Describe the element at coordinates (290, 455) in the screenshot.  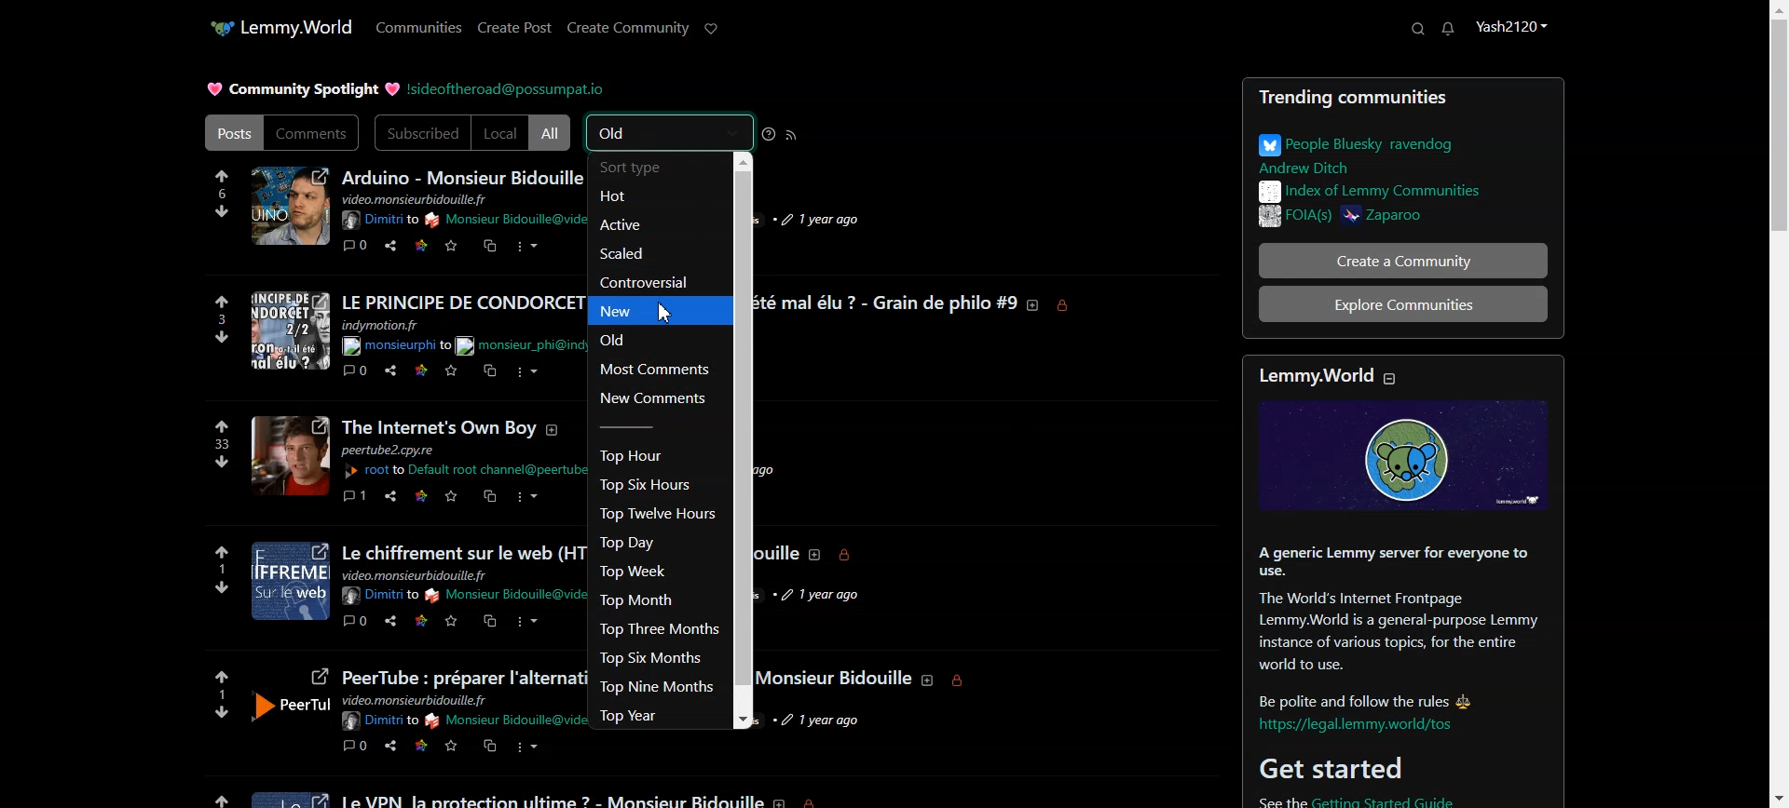
I see `` at that location.